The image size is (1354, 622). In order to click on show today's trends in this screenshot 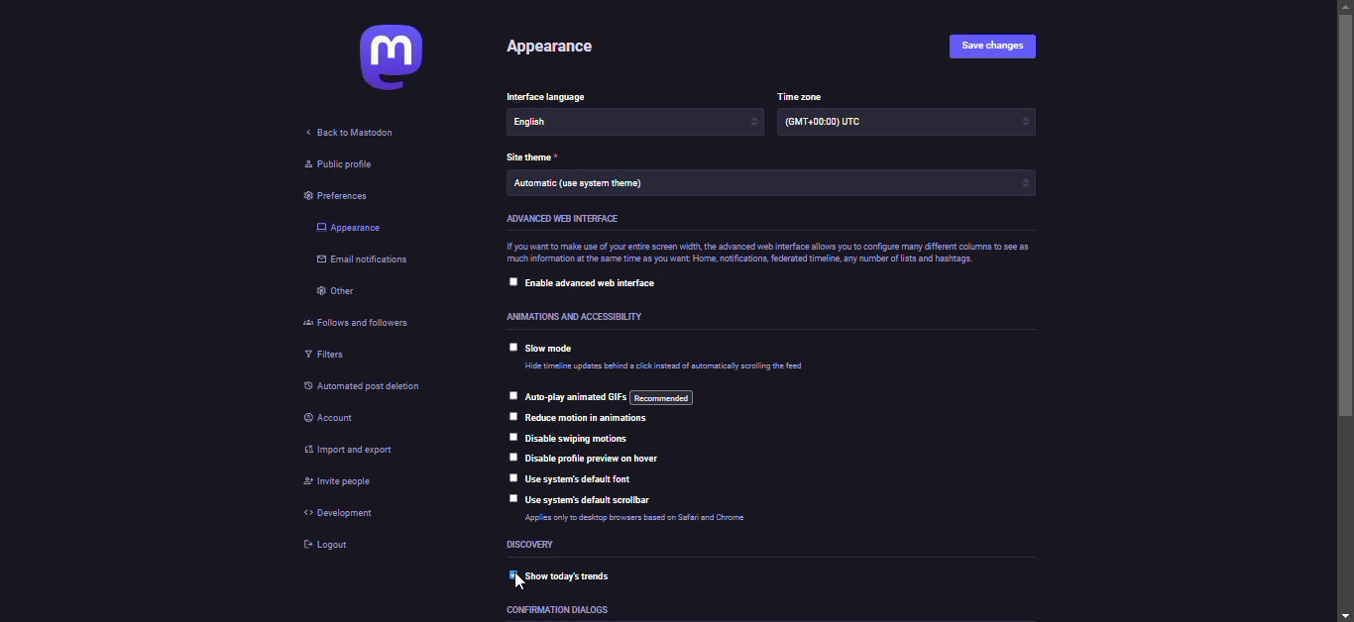, I will do `click(583, 574)`.